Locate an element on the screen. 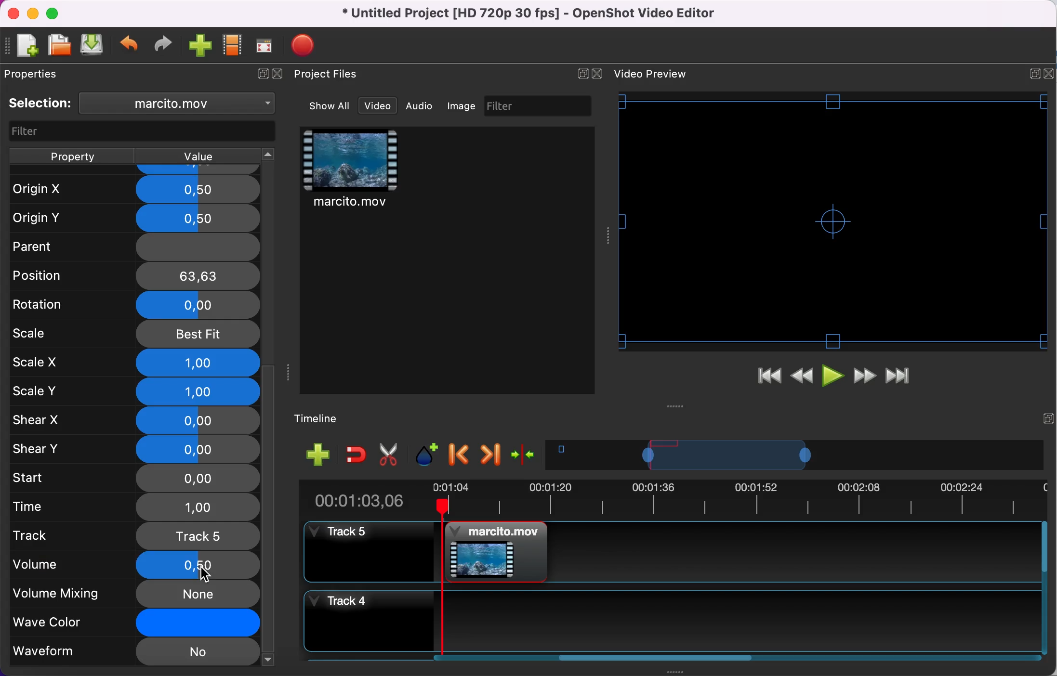 The height and width of the screenshot is (676, 1057). new file is located at coordinates (23, 47).